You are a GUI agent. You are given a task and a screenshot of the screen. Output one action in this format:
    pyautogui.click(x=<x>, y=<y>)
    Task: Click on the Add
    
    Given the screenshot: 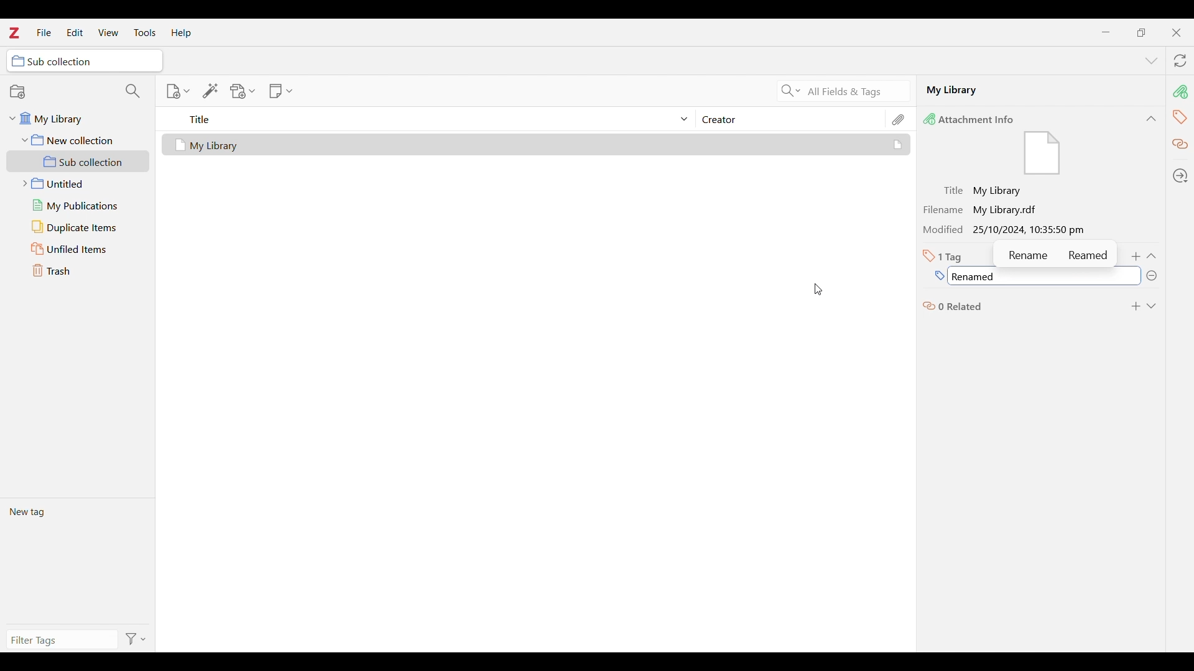 What is the action you would take?
    pyautogui.click(x=1136, y=306)
    